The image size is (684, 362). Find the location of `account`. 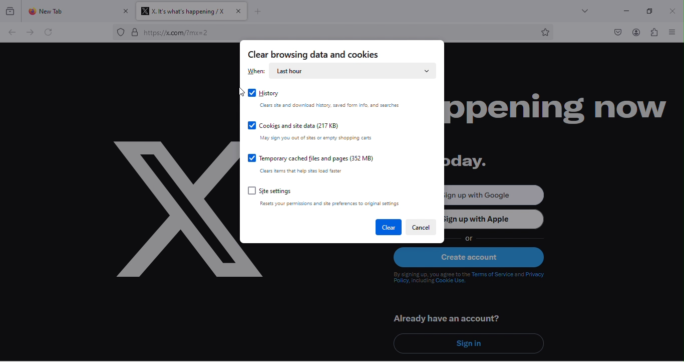

account is located at coordinates (634, 32).